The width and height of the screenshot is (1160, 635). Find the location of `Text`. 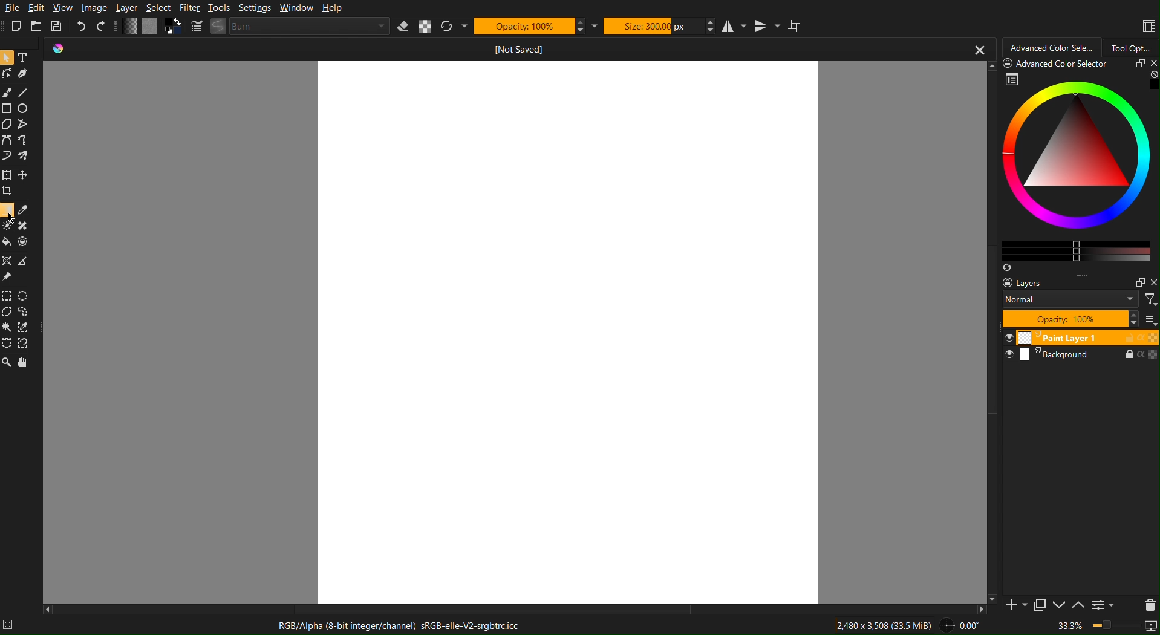

Text is located at coordinates (26, 57).